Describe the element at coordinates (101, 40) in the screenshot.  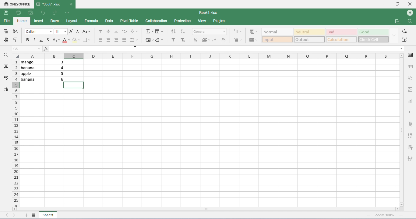
I see `align left` at that location.